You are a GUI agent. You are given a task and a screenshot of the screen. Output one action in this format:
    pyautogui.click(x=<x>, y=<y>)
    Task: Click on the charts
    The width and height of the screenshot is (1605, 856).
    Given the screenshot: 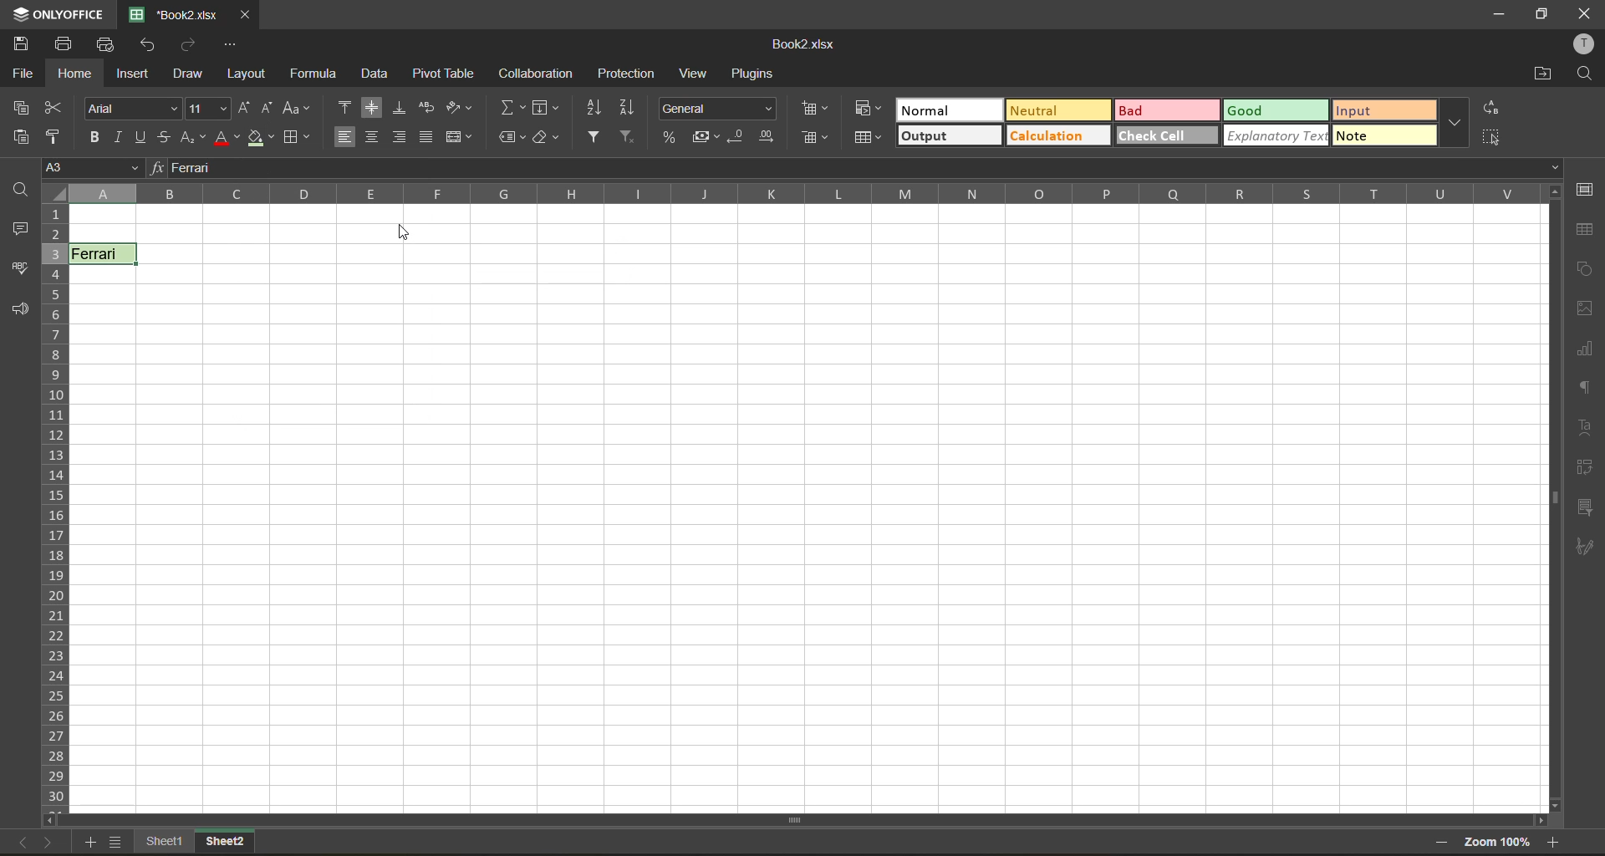 What is the action you would take?
    pyautogui.click(x=1587, y=349)
    